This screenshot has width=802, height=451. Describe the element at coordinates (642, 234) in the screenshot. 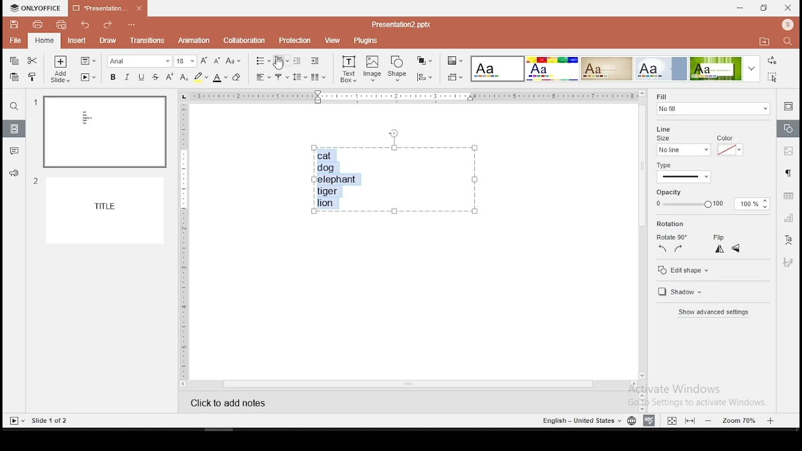

I see `scroll bar` at that location.